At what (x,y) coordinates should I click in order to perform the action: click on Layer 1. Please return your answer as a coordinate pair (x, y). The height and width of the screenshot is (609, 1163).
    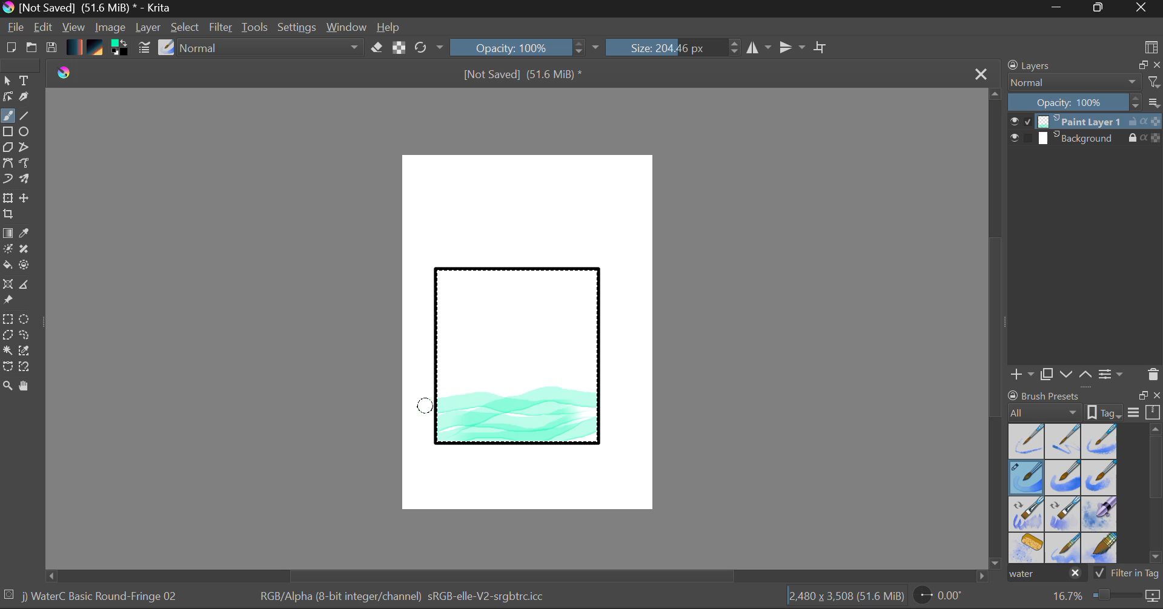
    Looking at the image, I should click on (1086, 123).